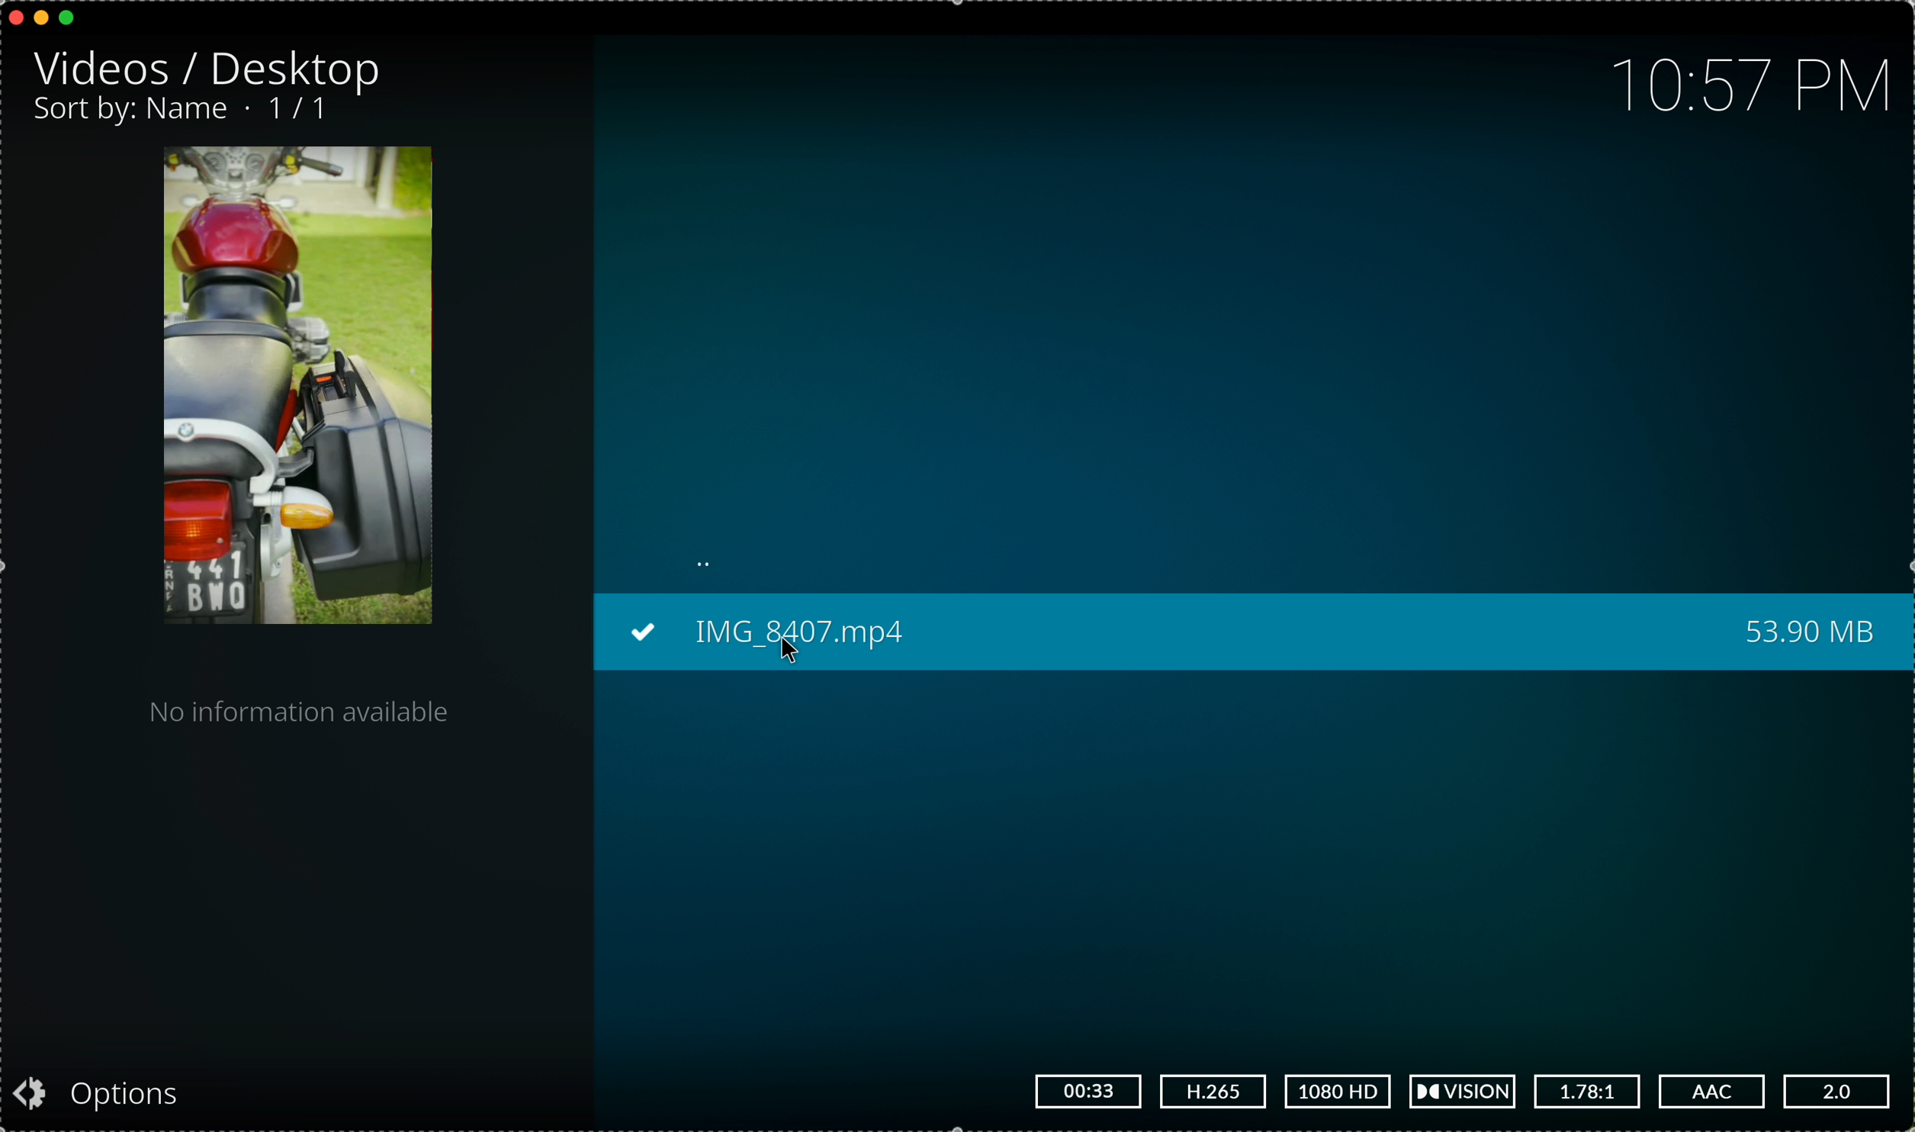  What do you see at coordinates (1089, 1092) in the screenshot?
I see `00:33` at bounding box center [1089, 1092].